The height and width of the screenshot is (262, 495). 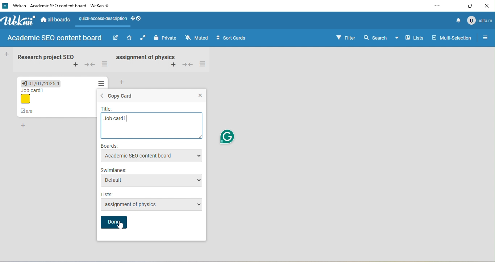 What do you see at coordinates (144, 38) in the screenshot?
I see `click to enable auto list width` at bounding box center [144, 38].